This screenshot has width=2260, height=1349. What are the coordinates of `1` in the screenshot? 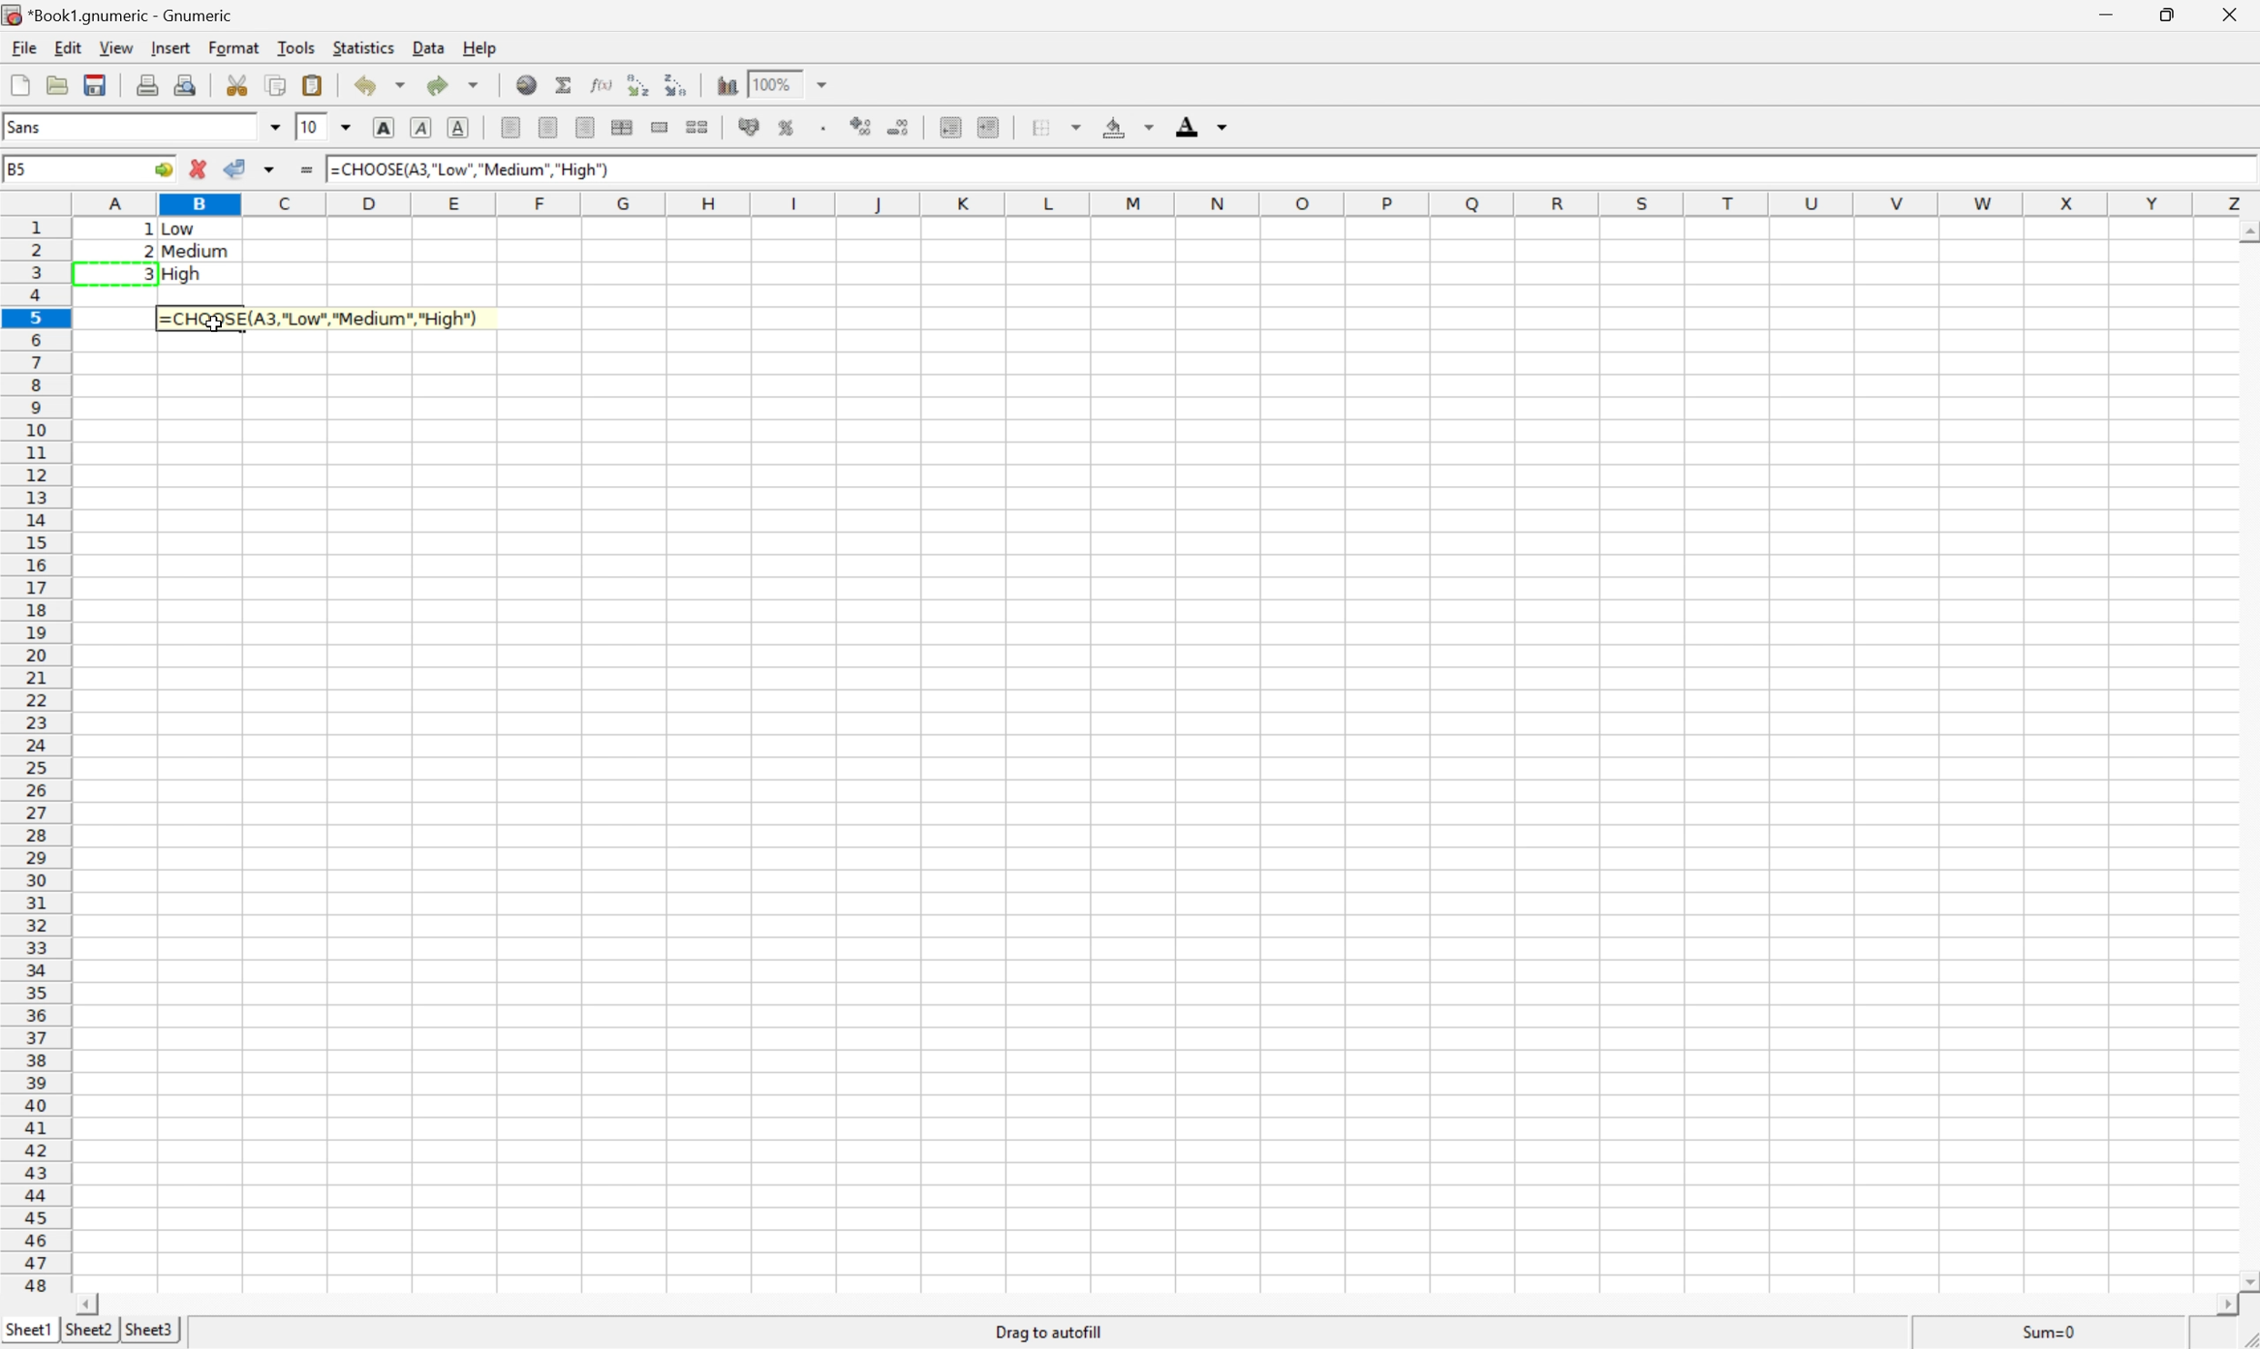 It's located at (334, 170).